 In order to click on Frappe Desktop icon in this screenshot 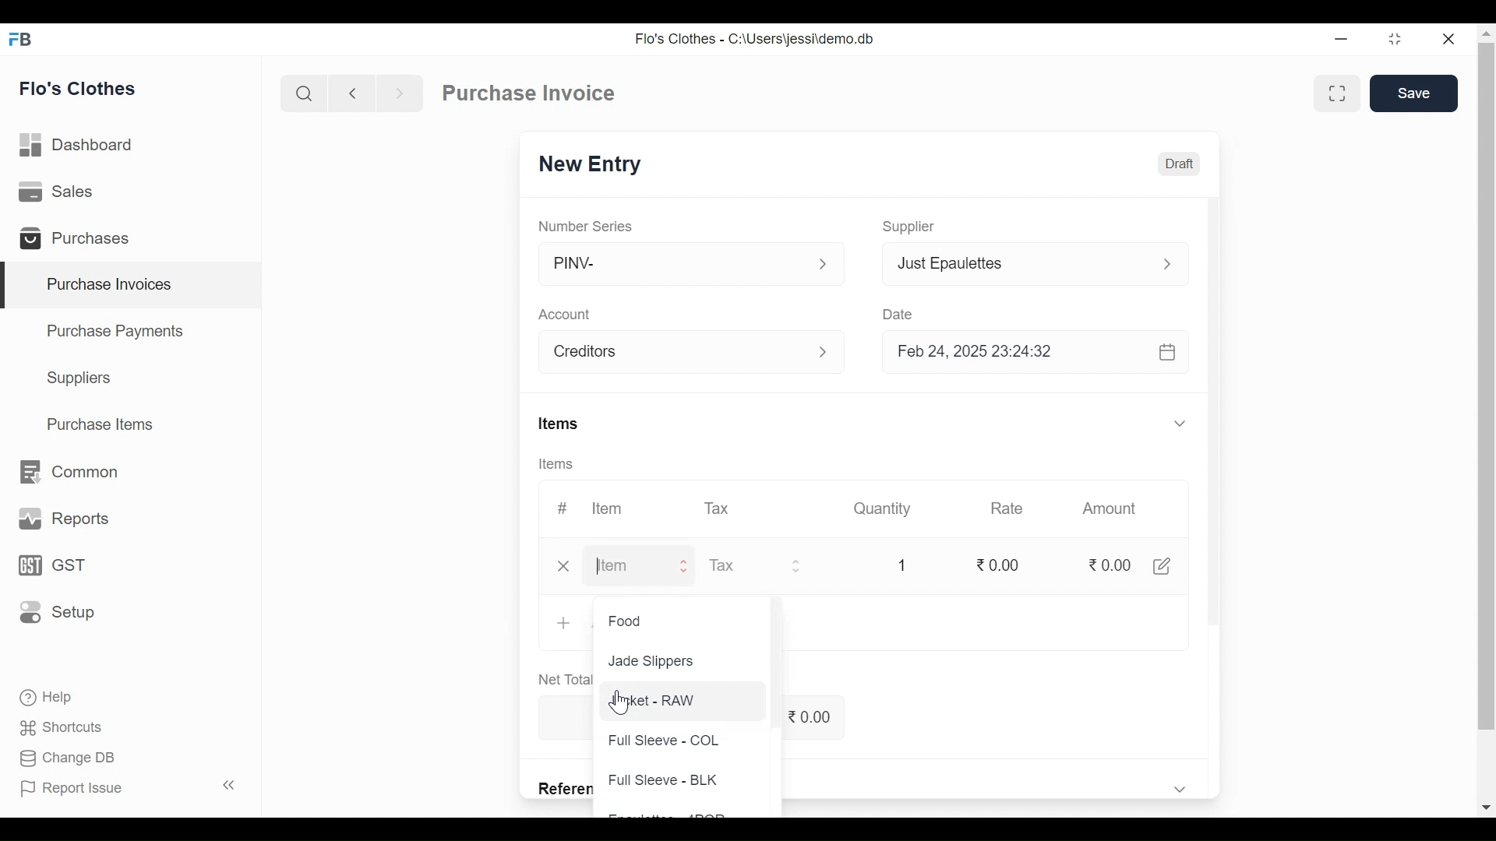, I will do `click(24, 40)`.